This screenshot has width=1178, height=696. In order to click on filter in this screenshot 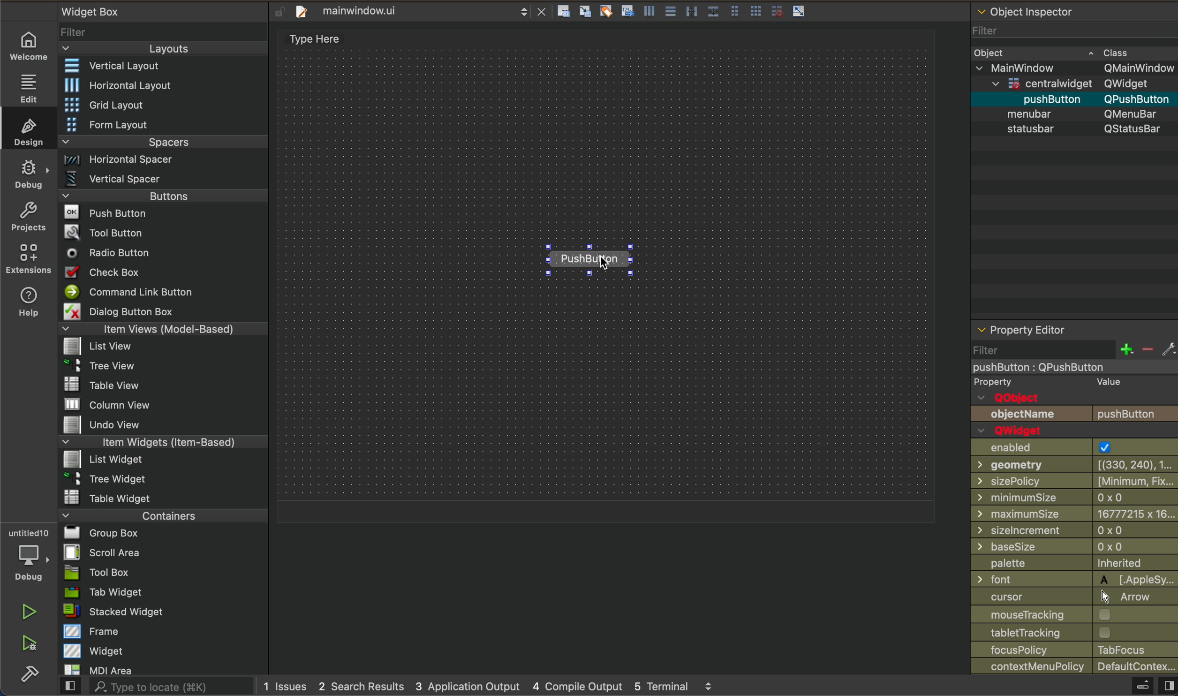, I will do `click(1073, 30)`.